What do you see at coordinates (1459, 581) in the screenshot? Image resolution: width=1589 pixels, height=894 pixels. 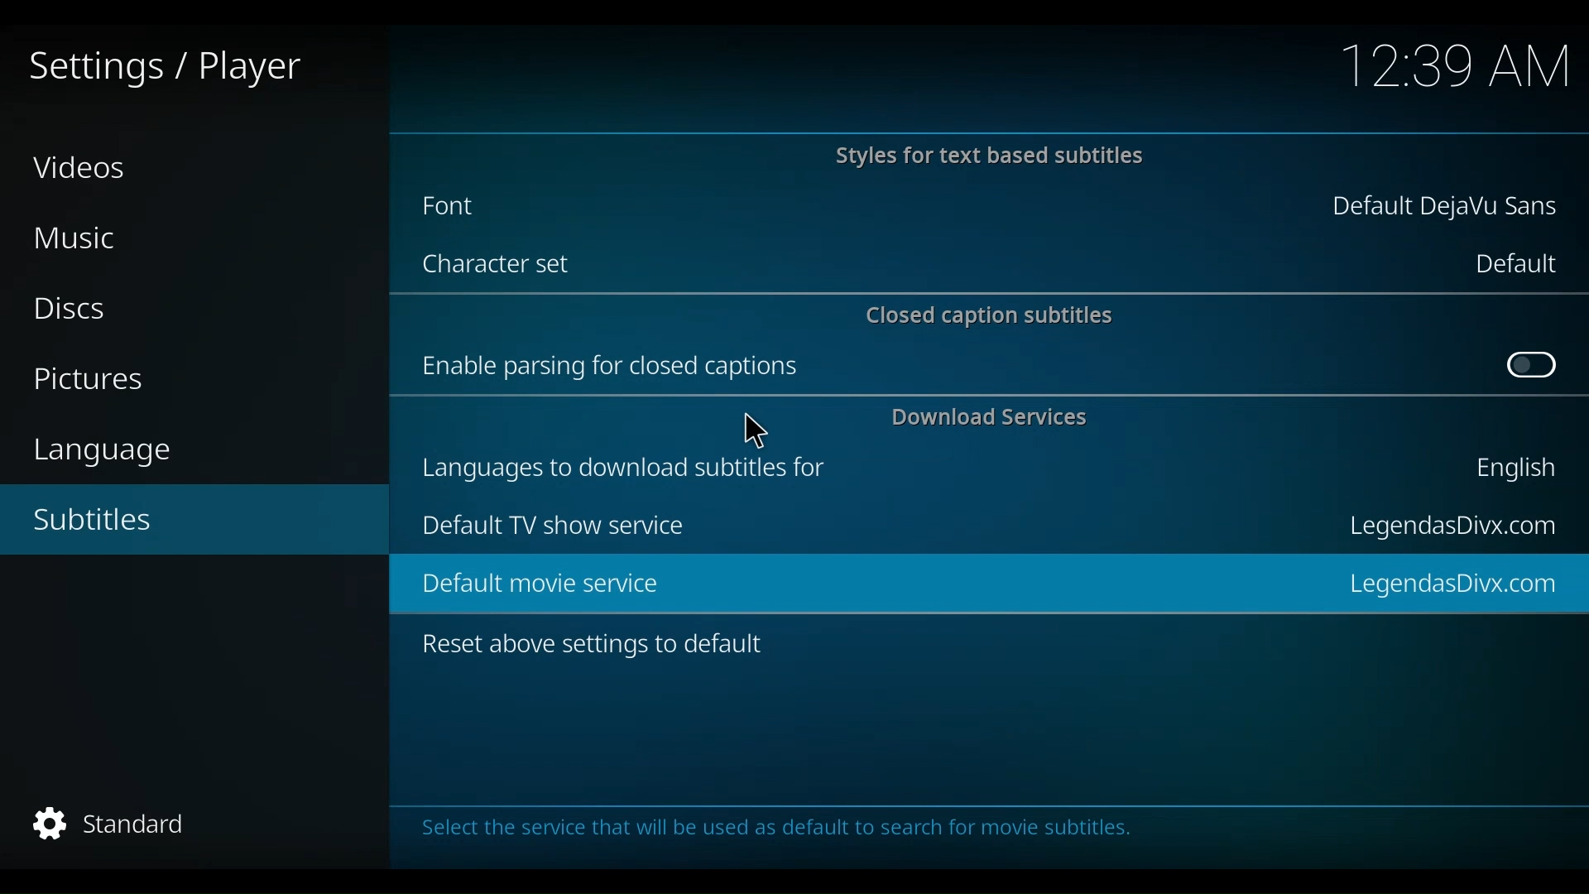 I see `Lengedas.Dix.com` at bounding box center [1459, 581].